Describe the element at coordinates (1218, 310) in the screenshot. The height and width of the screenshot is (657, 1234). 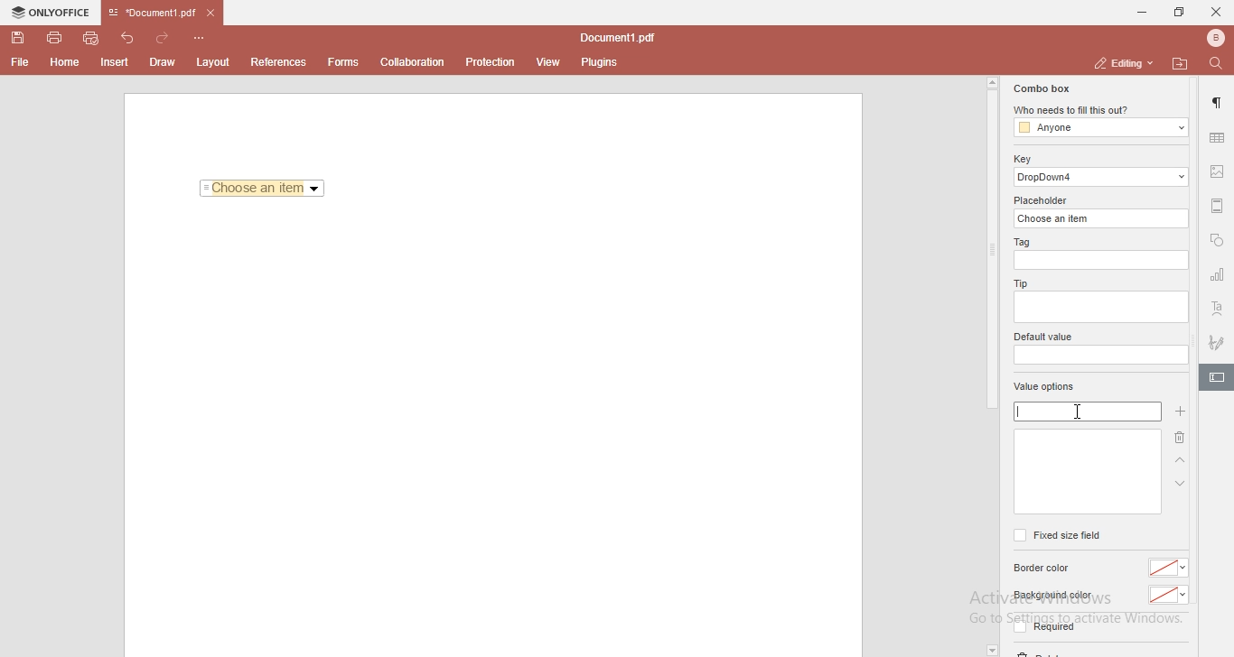
I see `text` at that location.